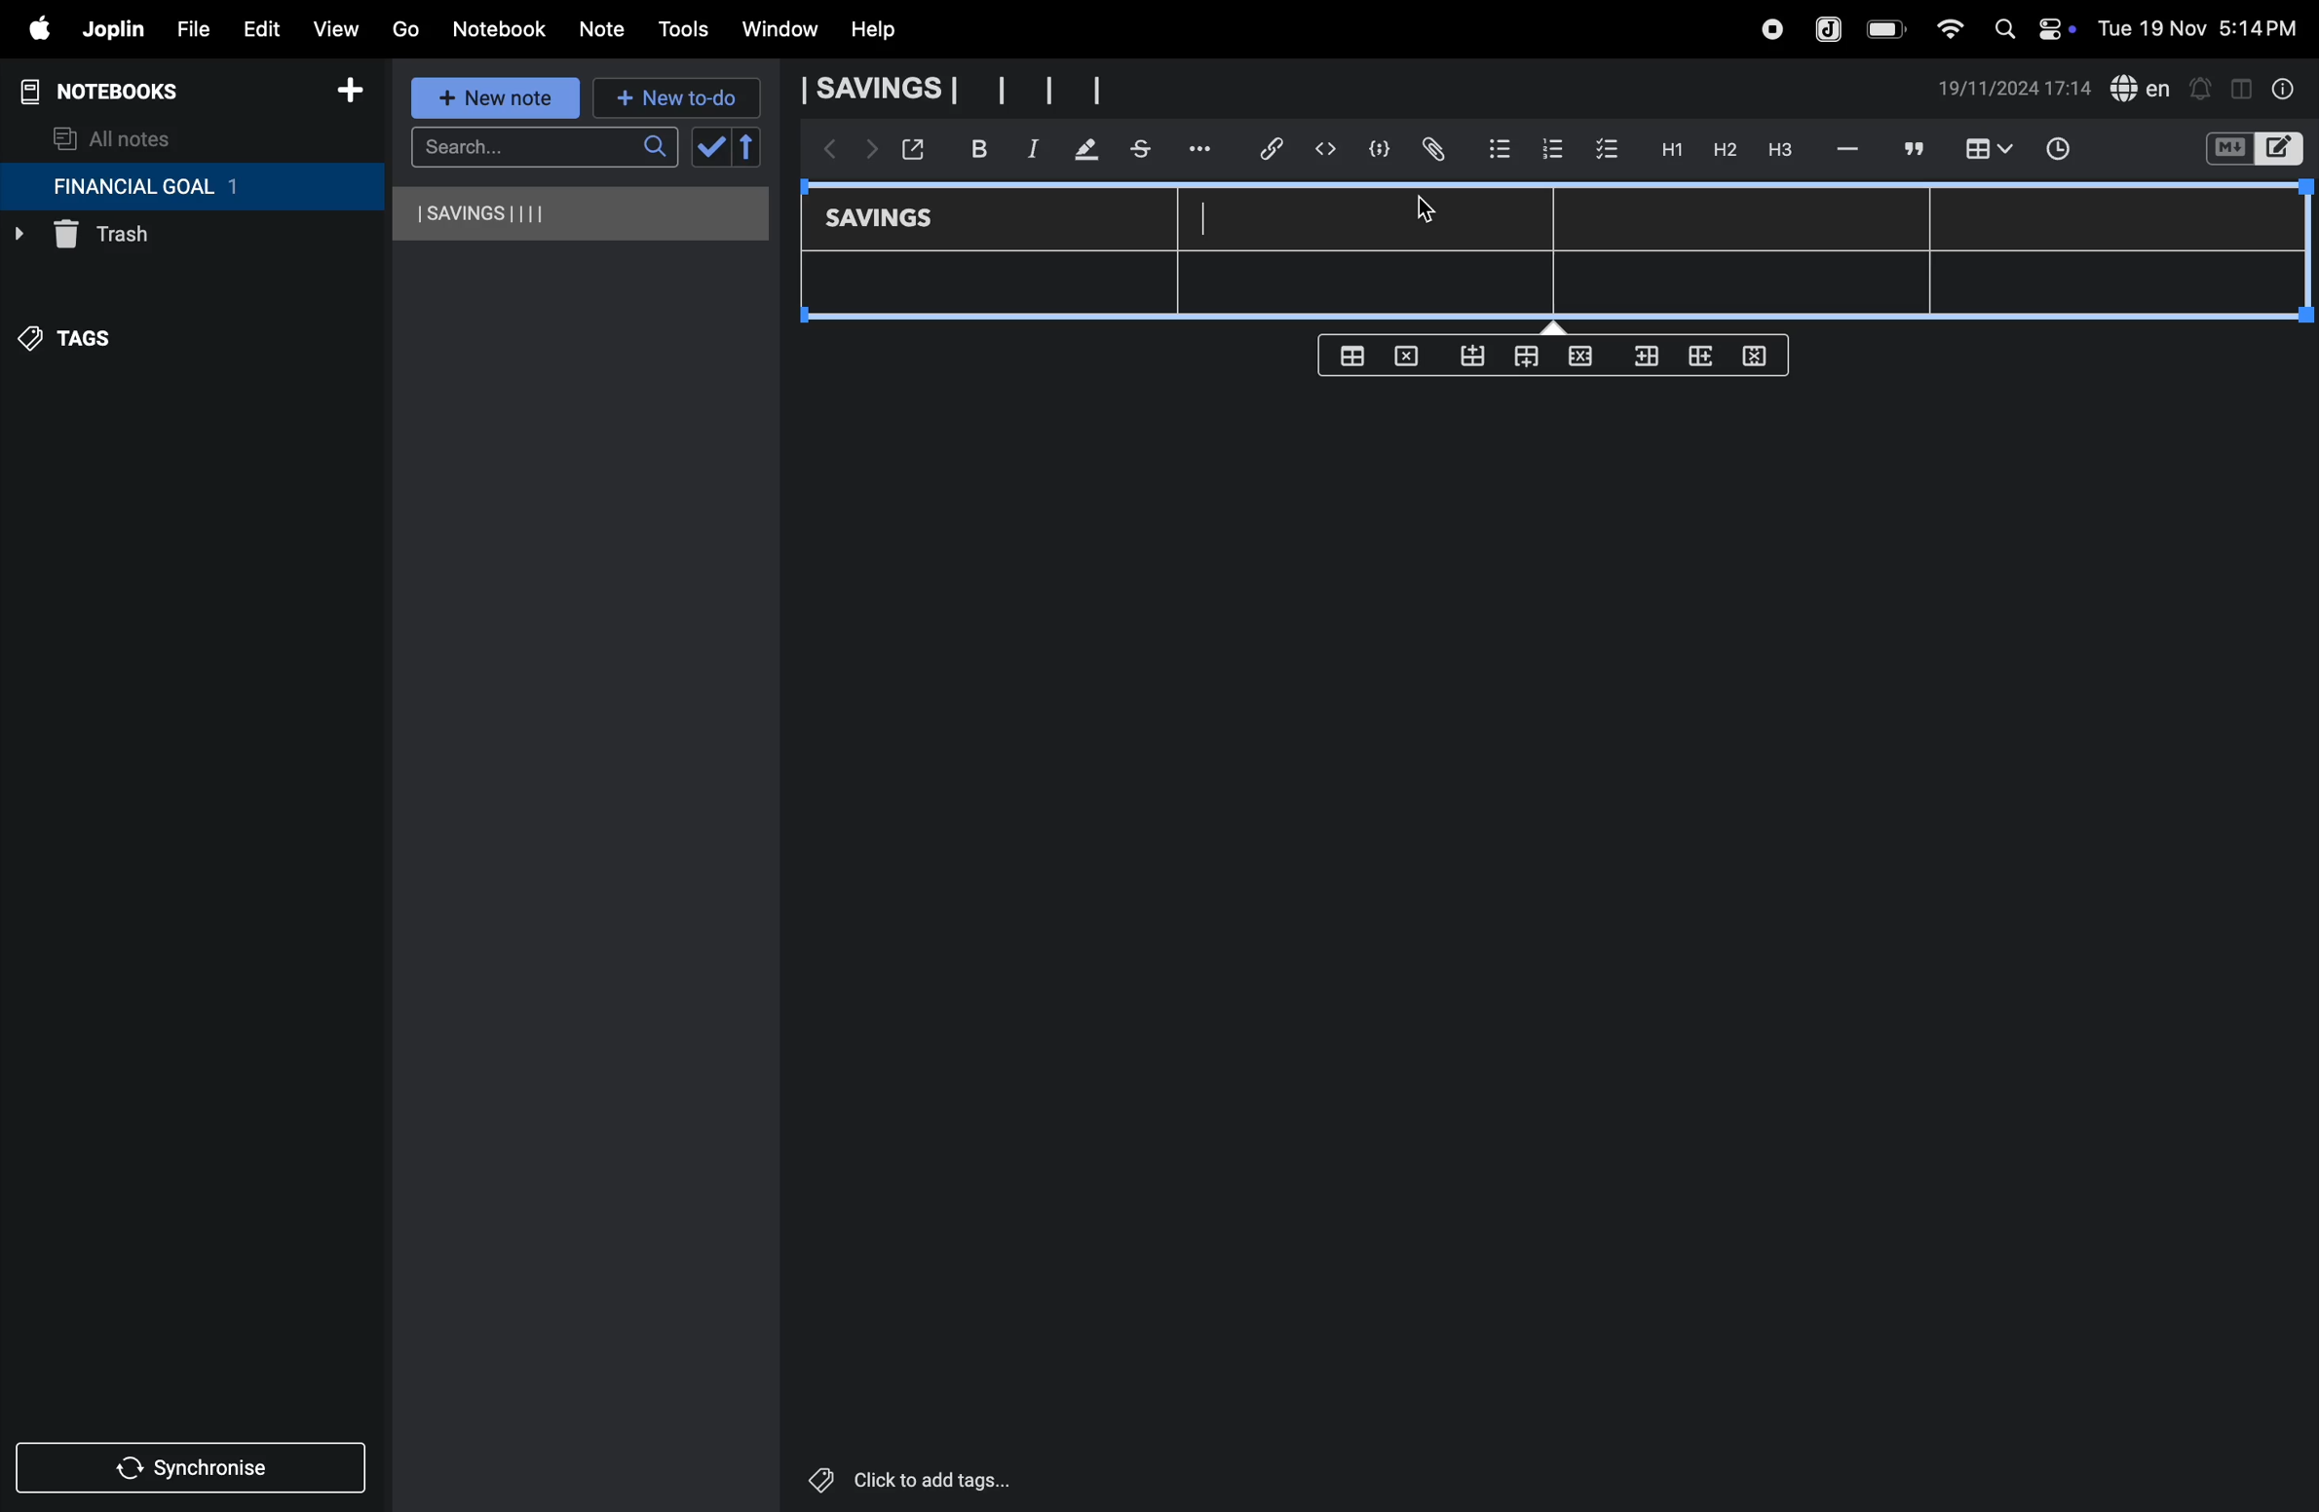 This screenshot has width=2319, height=1512. I want to click on toggle editor, so click(2241, 87).